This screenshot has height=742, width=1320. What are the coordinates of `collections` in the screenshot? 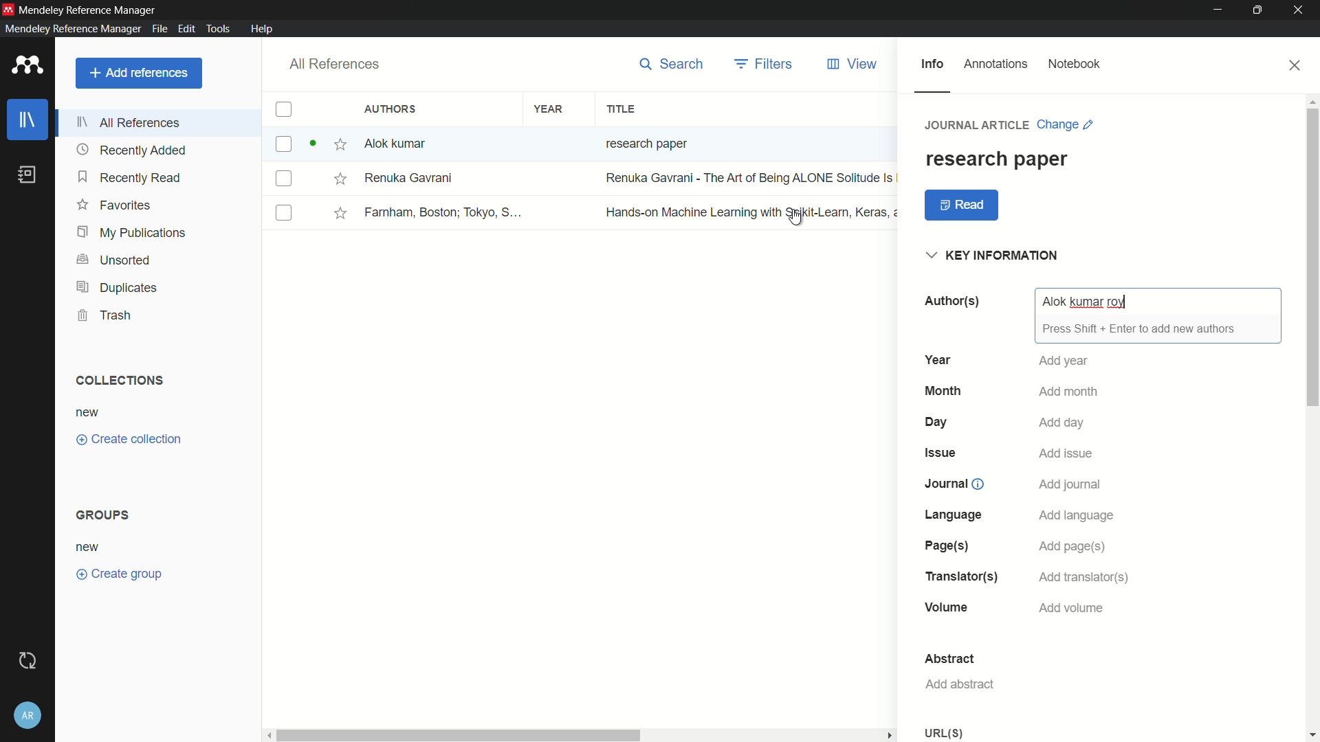 It's located at (118, 381).